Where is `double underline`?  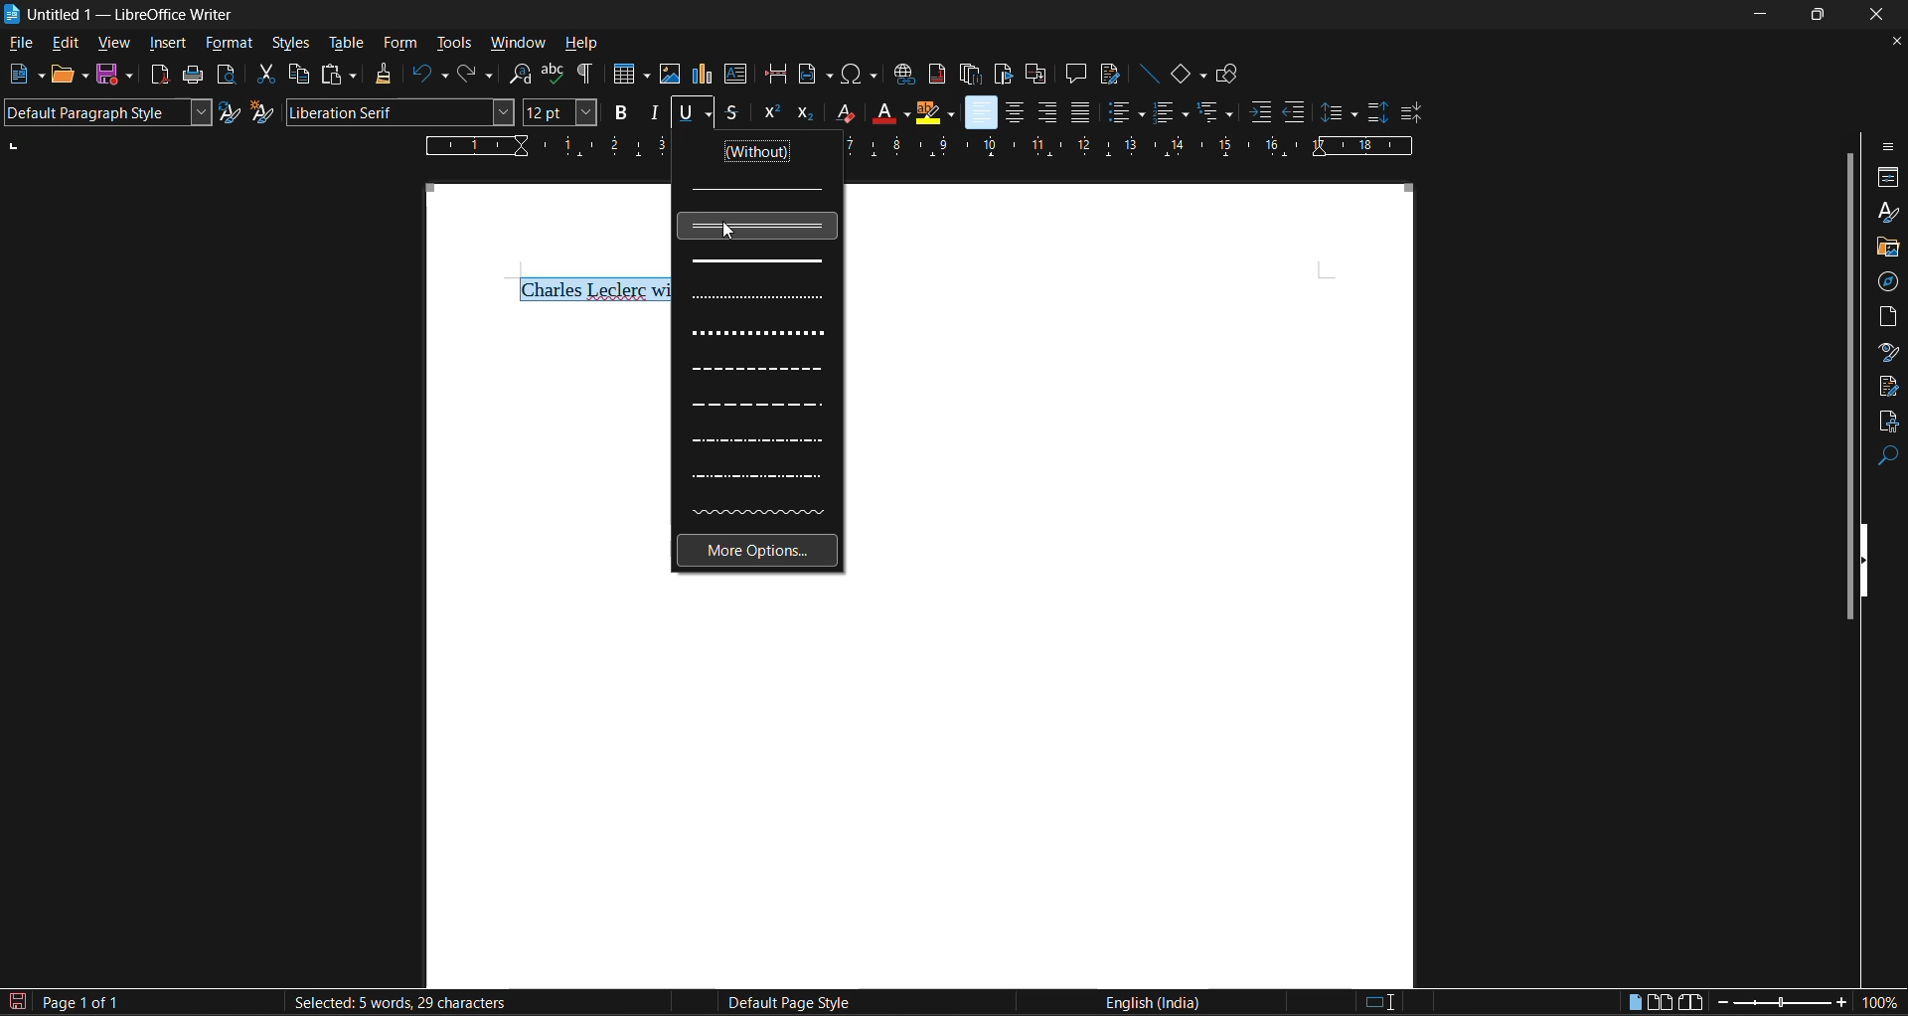
double underline is located at coordinates (757, 226).